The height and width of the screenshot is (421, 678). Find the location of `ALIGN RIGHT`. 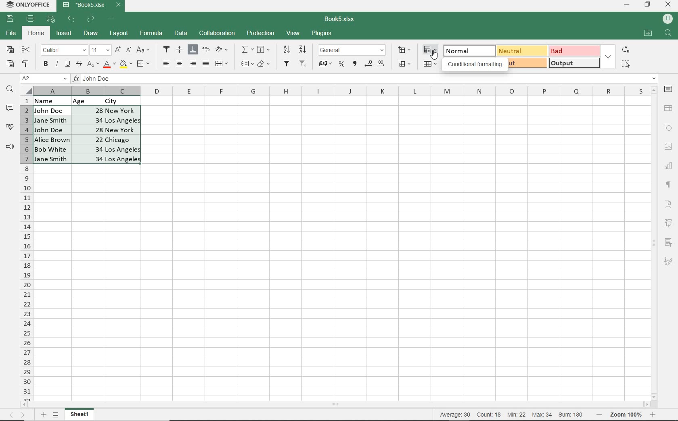

ALIGN RIGHT is located at coordinates (193, 63).